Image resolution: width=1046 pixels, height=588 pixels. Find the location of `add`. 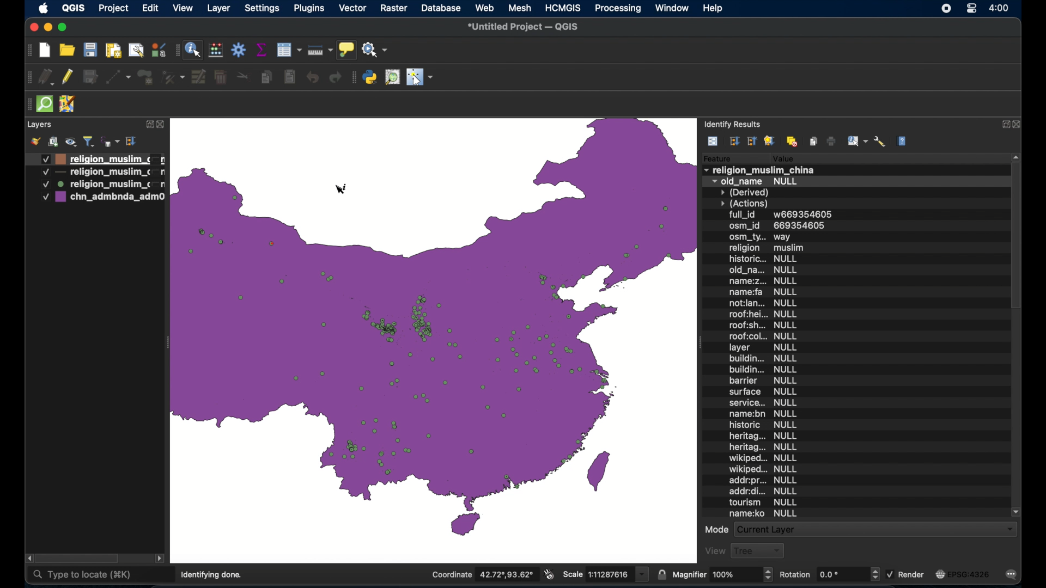

add is located at coordinates (762, 480).